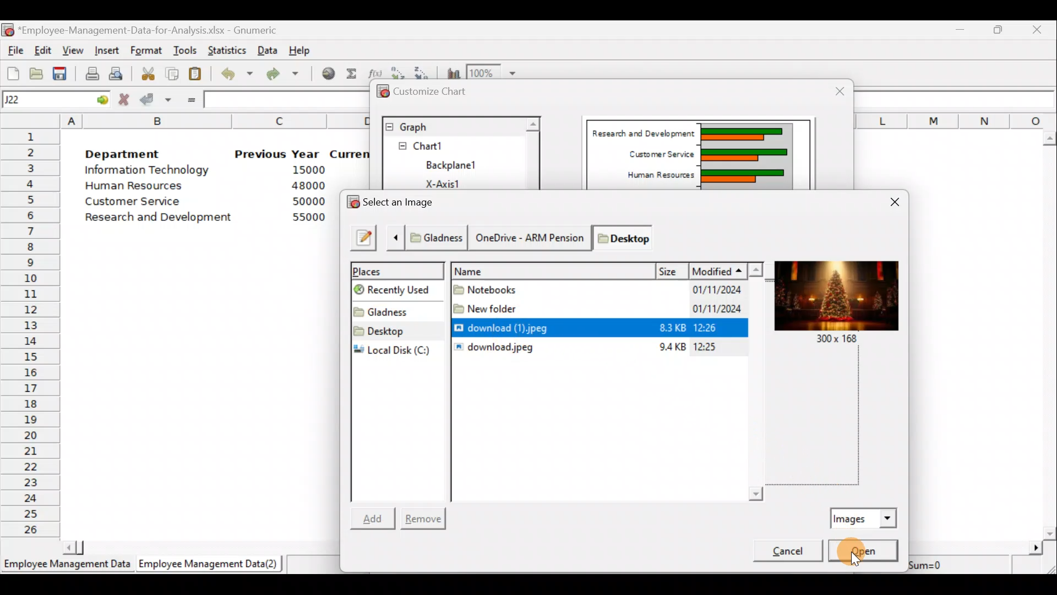  Describe the element at coordinates (656, 154) in the screenshot. I see `Customer Service` at that location.